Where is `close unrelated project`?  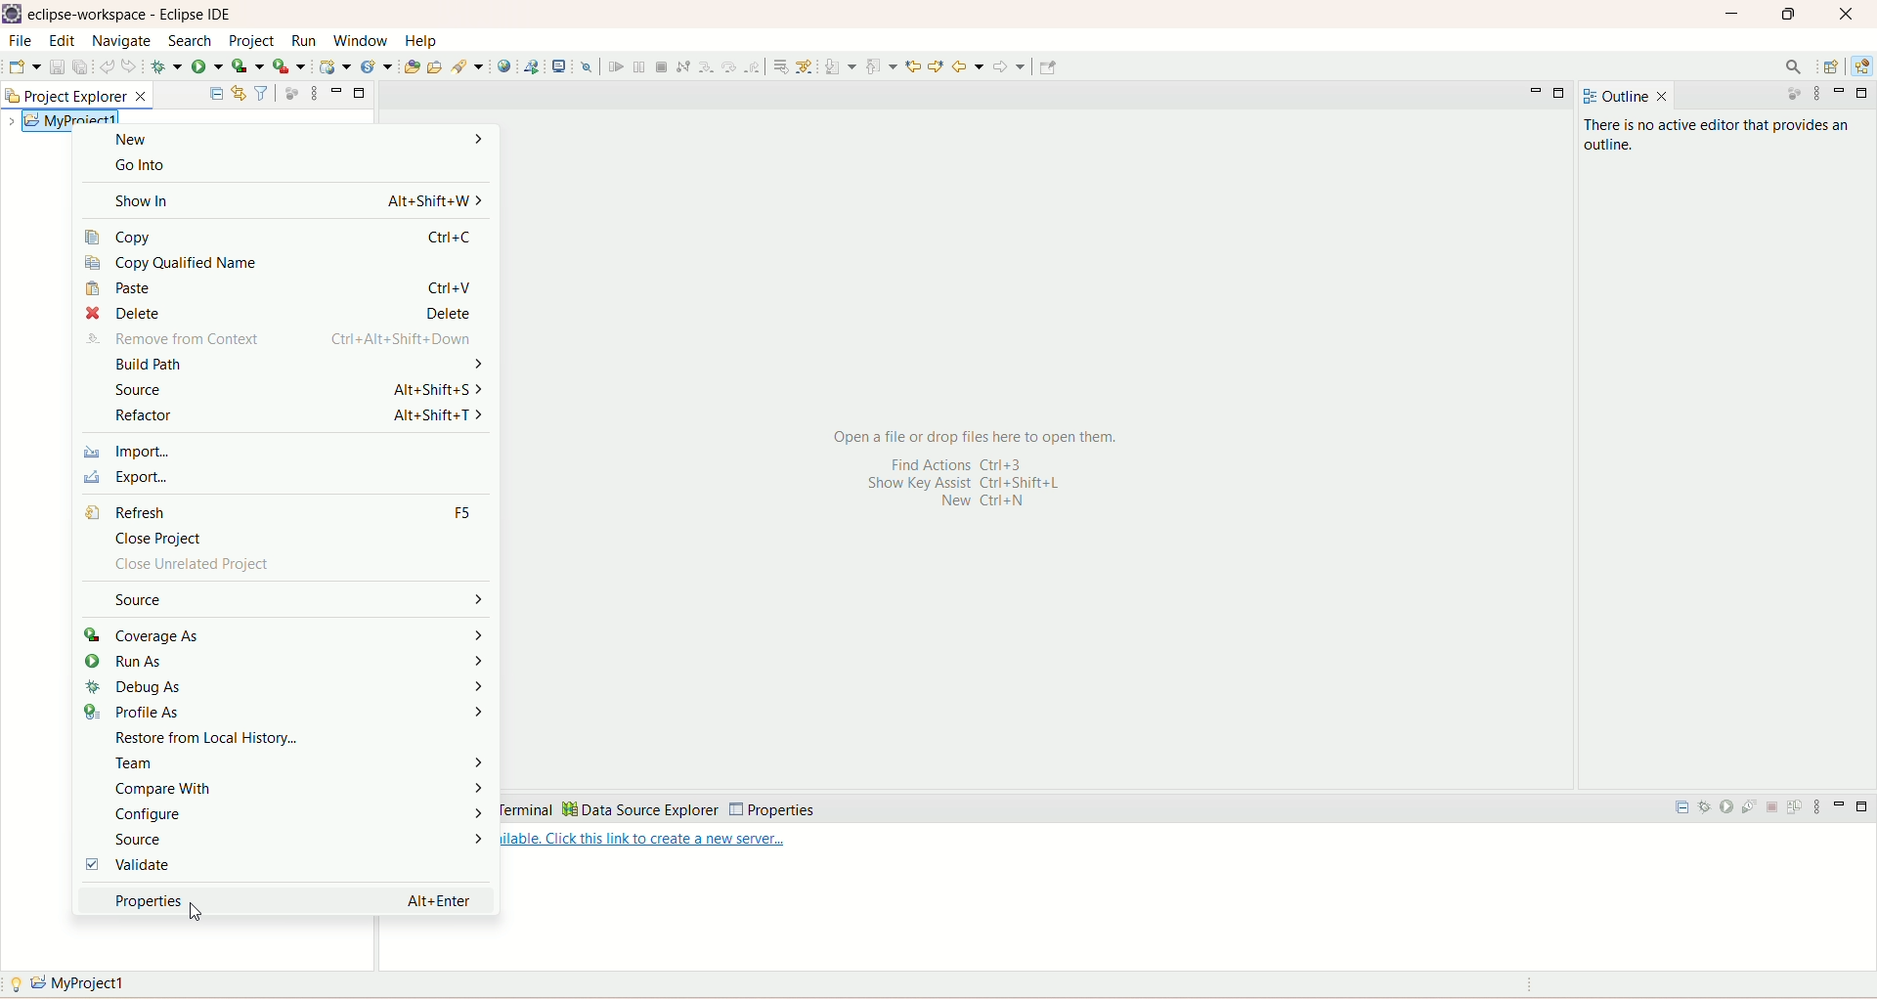
close unrelated project is located at coordinates (286, 570).